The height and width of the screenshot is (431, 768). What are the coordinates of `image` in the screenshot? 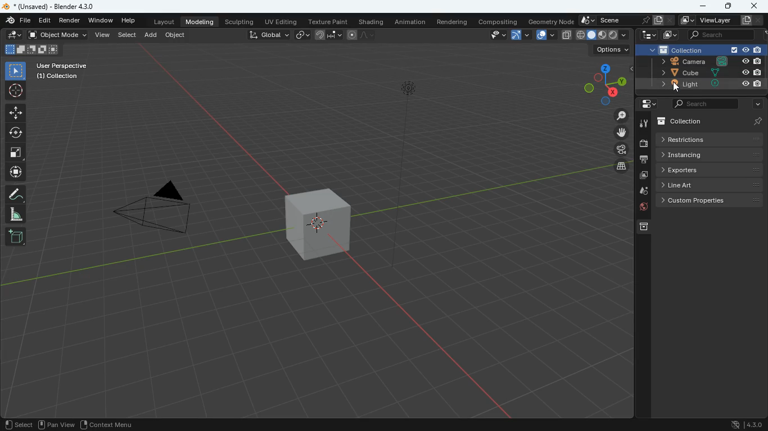 It's located at (643, 176).